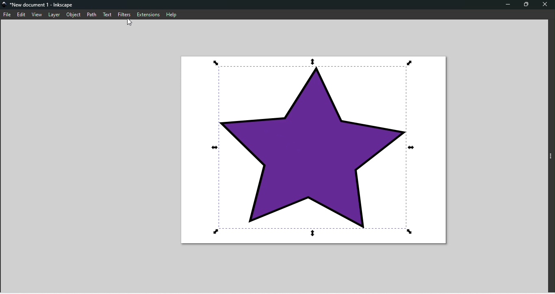 Image resolution: width=555 pixels, height=294 pixels. I want to click on Layer, so click(55, 15).